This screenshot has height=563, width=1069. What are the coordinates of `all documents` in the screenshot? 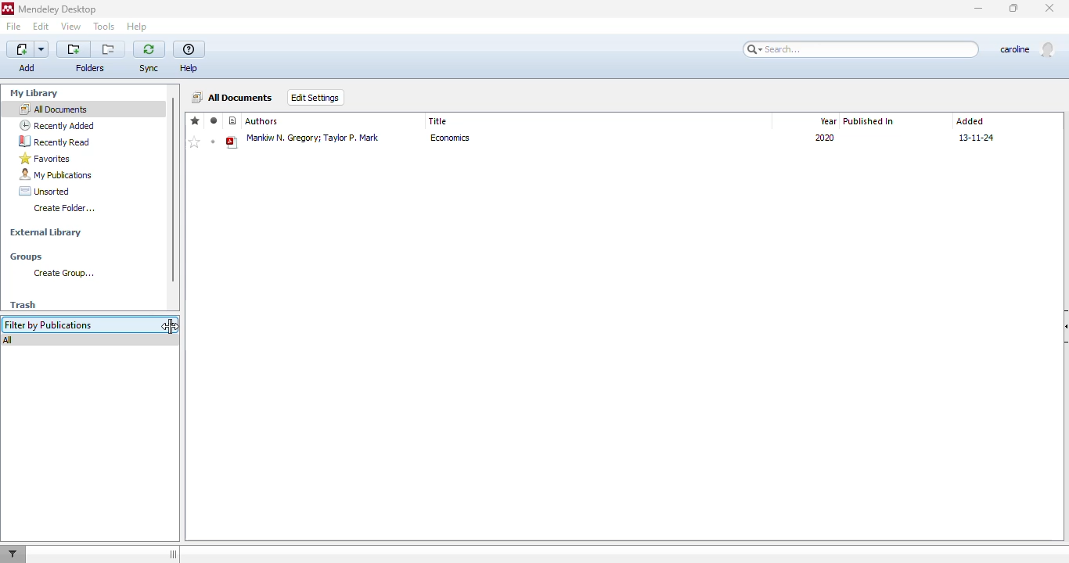 It's located at (53, 109).